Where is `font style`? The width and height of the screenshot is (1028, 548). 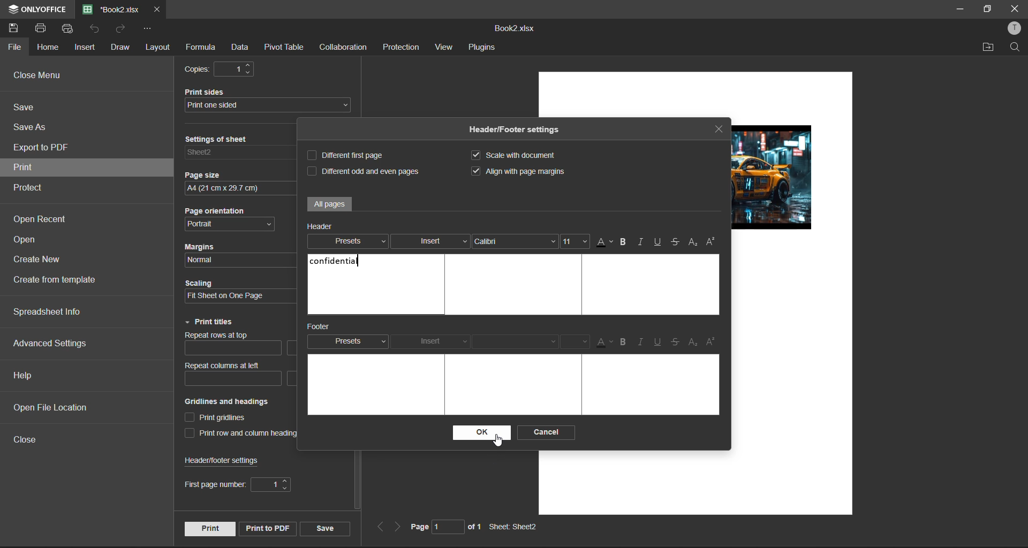 font style is located at coordinates (515, 244).